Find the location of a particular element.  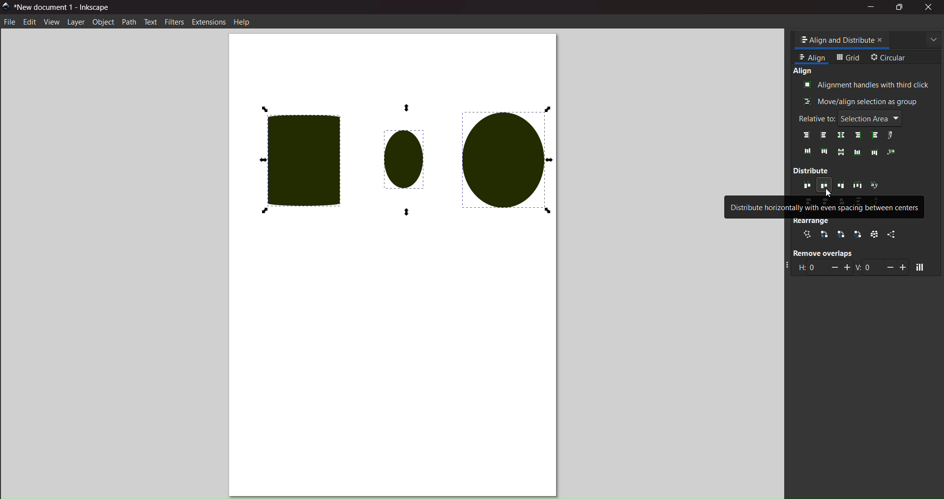

filters is located at coordinates (175, 21).